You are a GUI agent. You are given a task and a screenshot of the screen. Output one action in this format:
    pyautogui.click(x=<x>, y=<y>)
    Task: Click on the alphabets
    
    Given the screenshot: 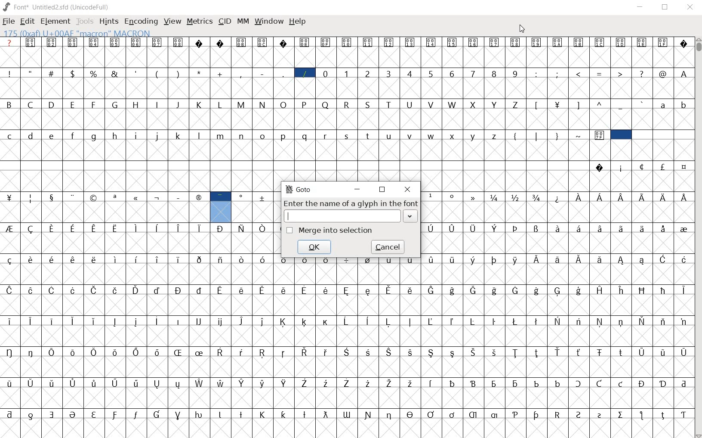 What is the action you would take?
    pyautogui.click(x=251, y=146)
    